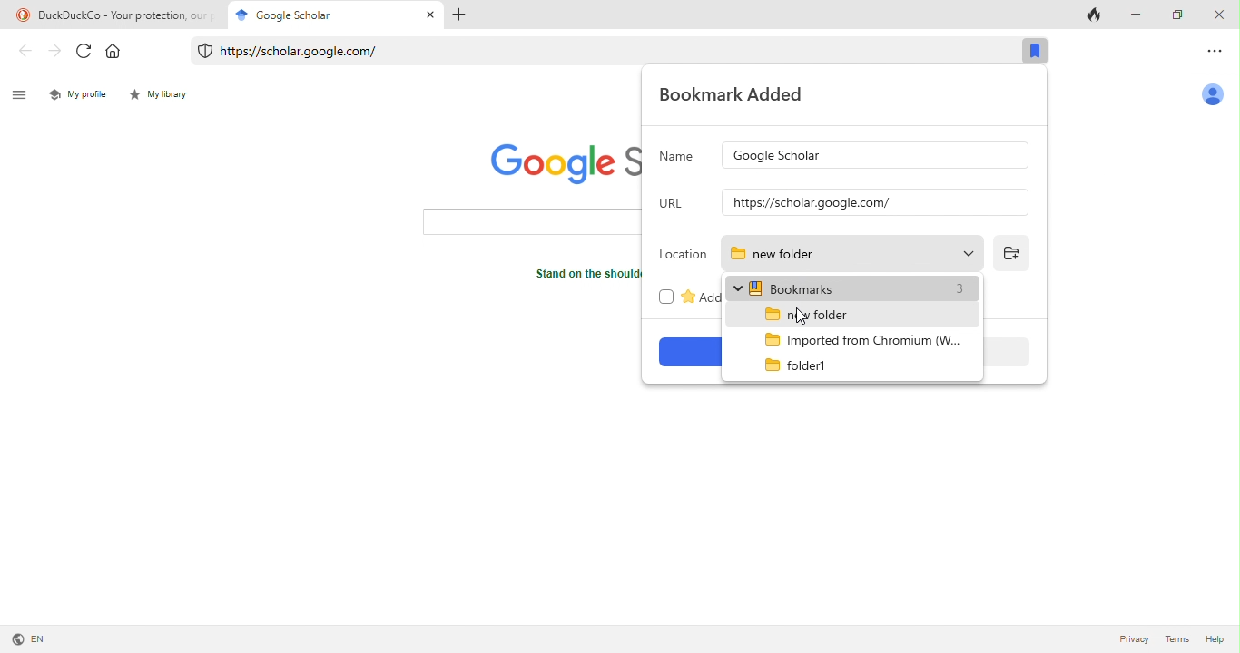 Image resolution: width=1240 pixels, height=653 pixels. I want to click on add tab, so click(461, 16).